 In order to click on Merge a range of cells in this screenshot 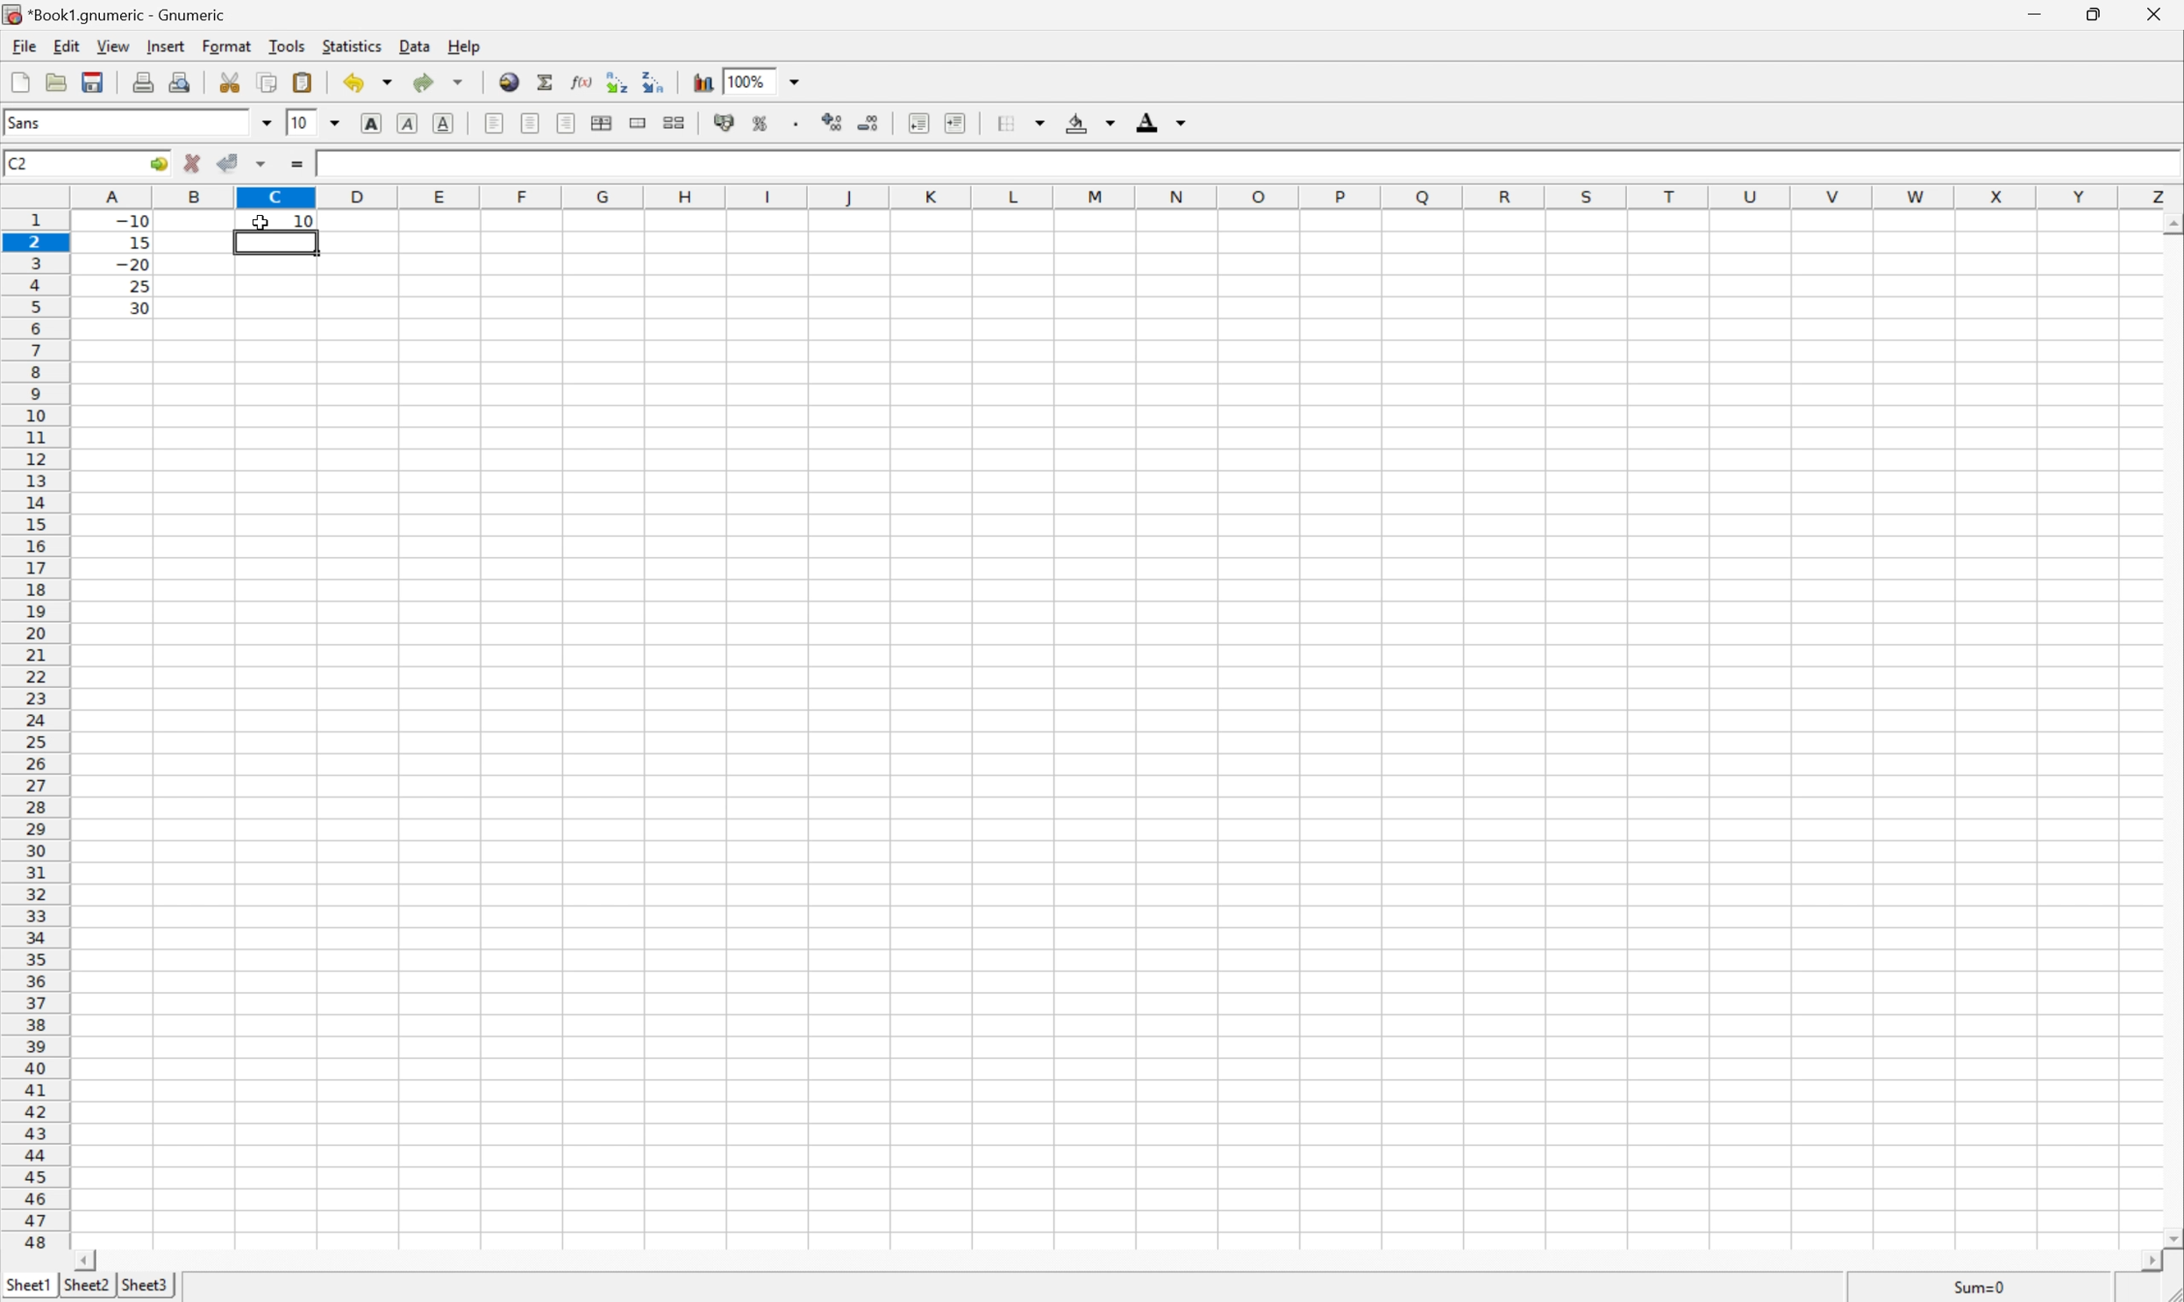, I will do `click(640, 123)`.